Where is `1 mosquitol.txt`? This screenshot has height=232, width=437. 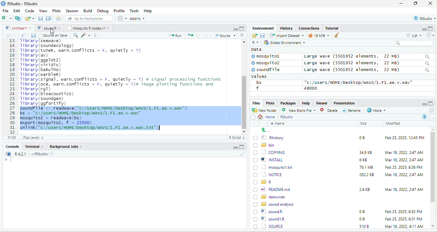
1 mosquitol.txt is located at coordinates (271, 167).